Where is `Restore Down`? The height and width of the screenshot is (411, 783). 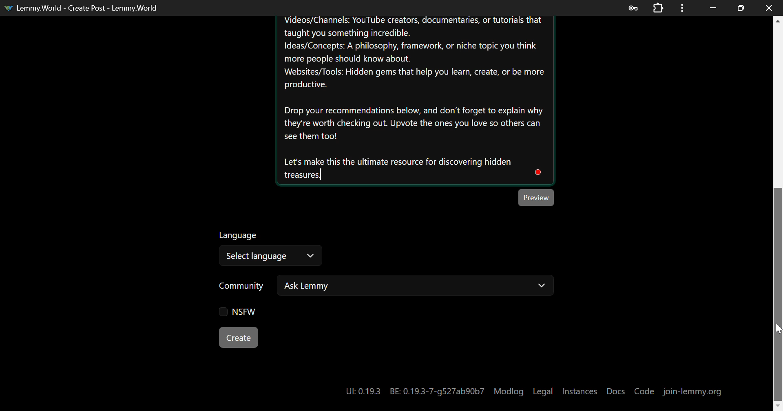
Restore Down is located at coordinates (714, 8).